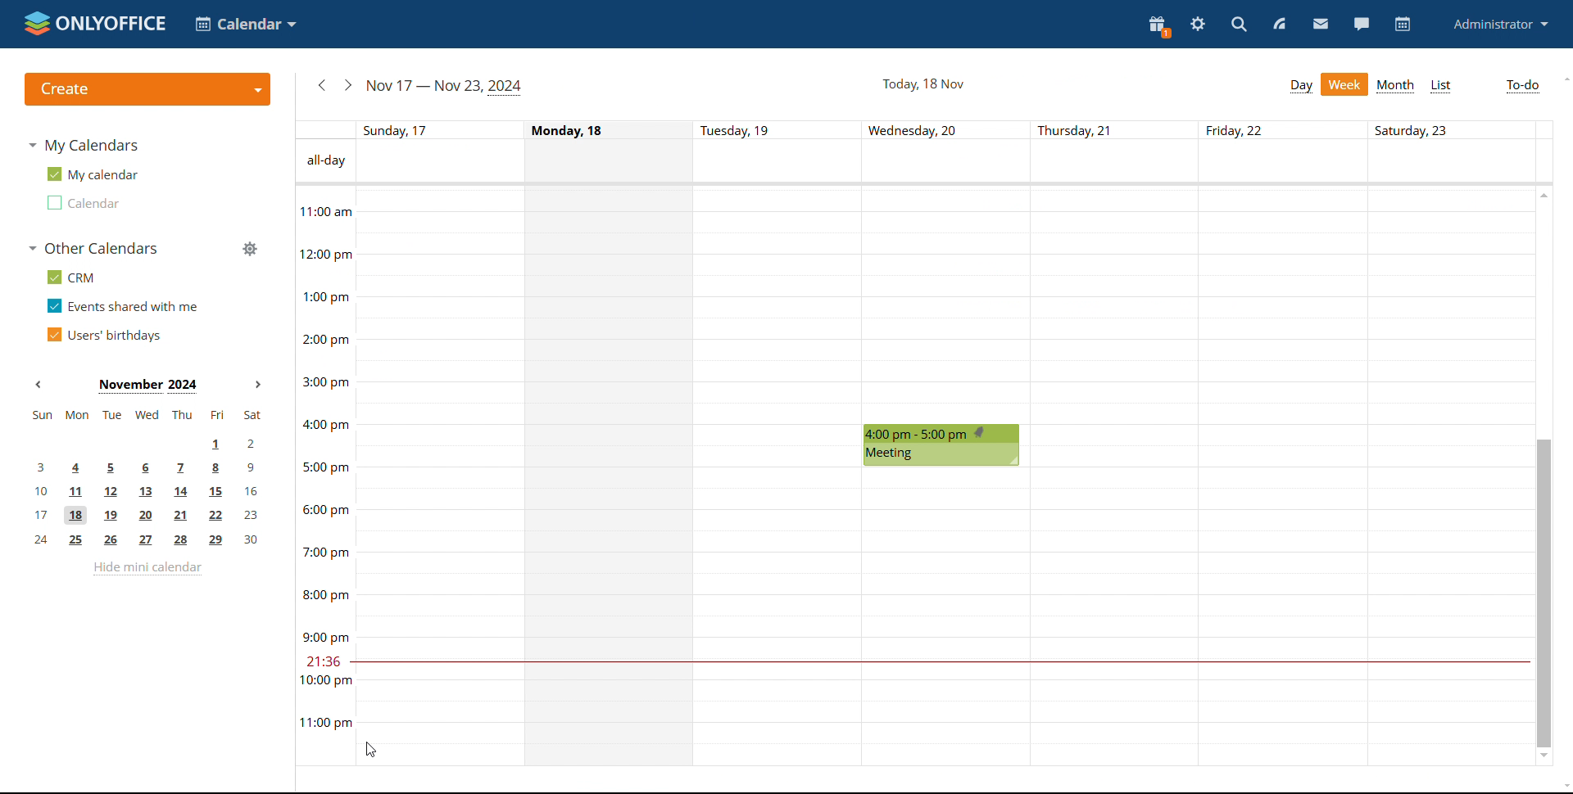  What do you see at coordinates (1199, 24) in the screenshot?
I see `settings` at bounding box center [1199, 24].